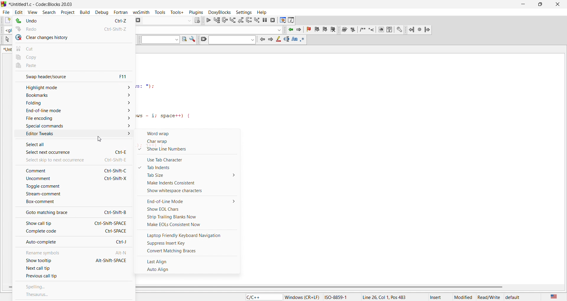 The image size is (567, 301). Describe the element at coordinates (218, 11) in the screenshot. I see `doxyblocks` at that location.